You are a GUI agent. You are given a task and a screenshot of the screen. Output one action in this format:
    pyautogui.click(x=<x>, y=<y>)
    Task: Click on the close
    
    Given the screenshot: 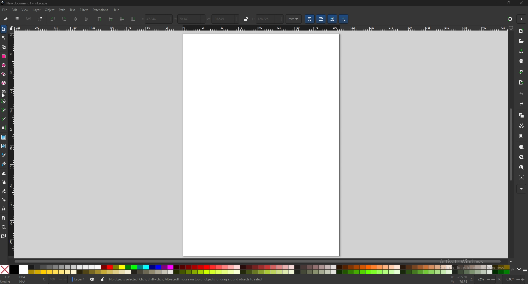 What is the action you would take?
    pyautogui.click(x=521, y=3)
    